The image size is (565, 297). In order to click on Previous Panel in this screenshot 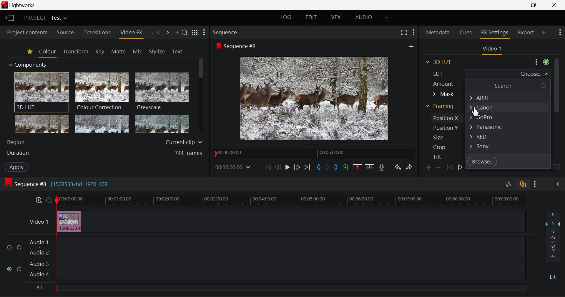, I will do `click(159, 32)`.